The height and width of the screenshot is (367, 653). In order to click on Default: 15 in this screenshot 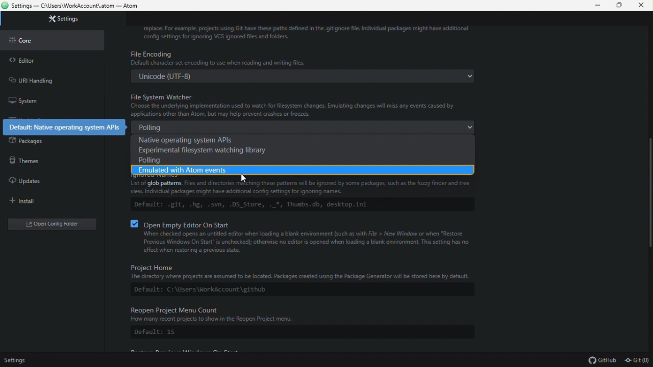, I will do `click(168, 332)`.